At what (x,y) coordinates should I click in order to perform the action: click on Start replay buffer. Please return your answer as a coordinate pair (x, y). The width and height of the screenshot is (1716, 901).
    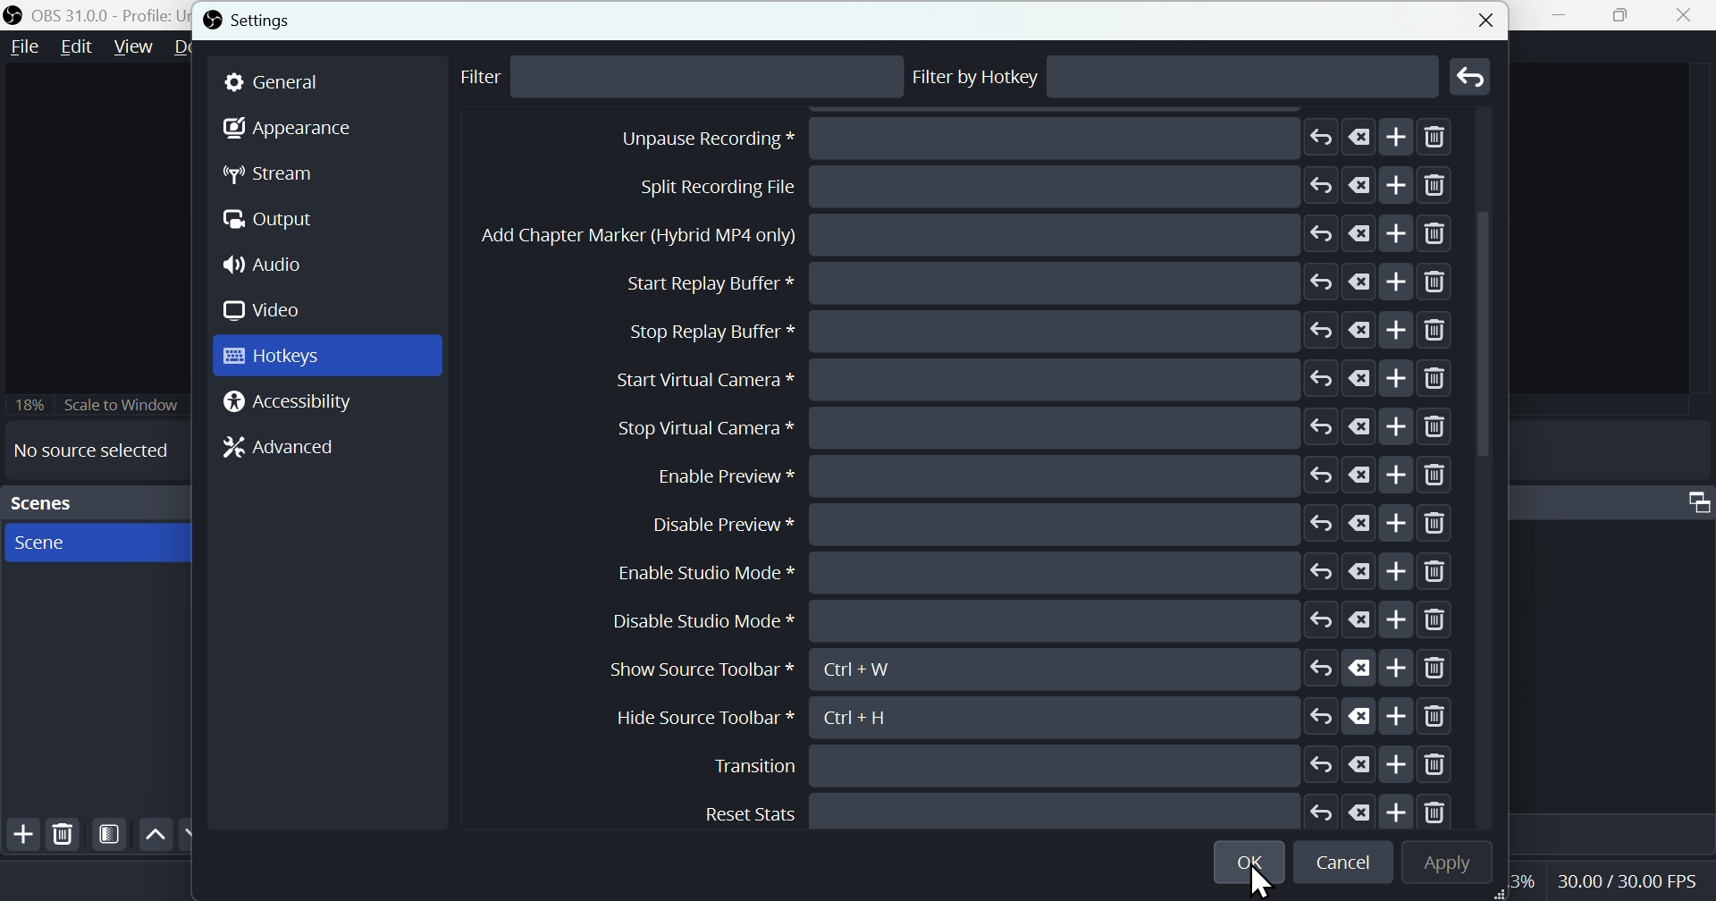
    Looking at the image, I should click on (1039, 473).